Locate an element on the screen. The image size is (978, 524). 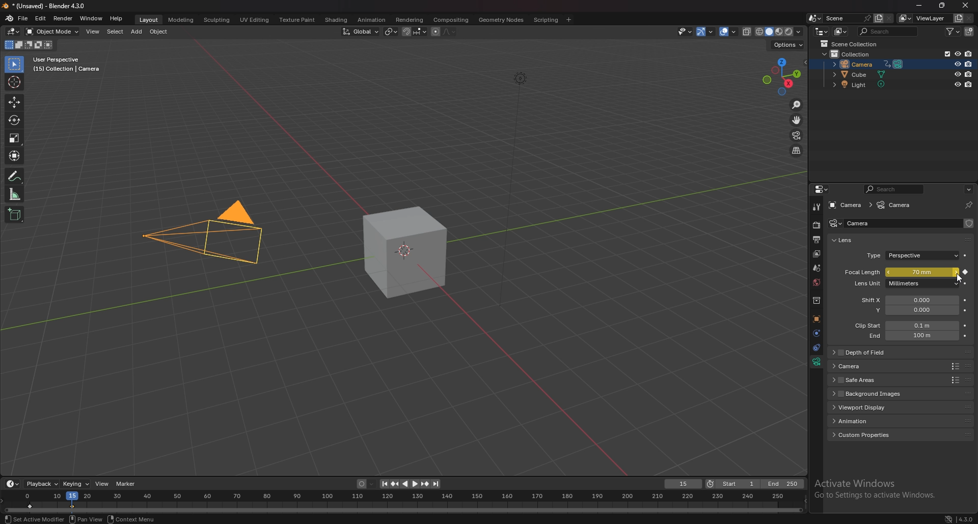
add cube is located at coordinates (13, 215).